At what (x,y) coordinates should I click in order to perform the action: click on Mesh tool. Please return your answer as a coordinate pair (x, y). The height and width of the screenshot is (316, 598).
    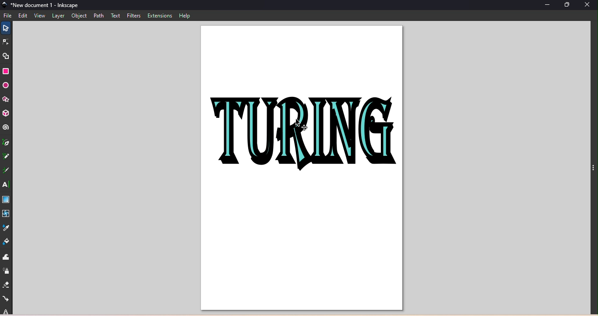
    Looking at the image, I should click on (7, 214).